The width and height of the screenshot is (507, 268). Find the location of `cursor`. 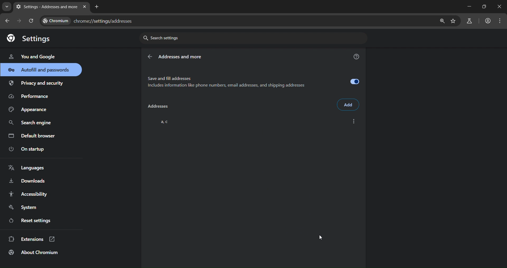

cursor is located at coordinates (321, 237).